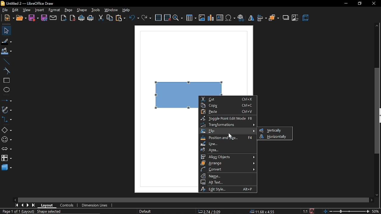 The width and height of the screenshot is (381, 214). Describe the element at coordinates (6, 71) in the screenshot. I see `curve` at that location.